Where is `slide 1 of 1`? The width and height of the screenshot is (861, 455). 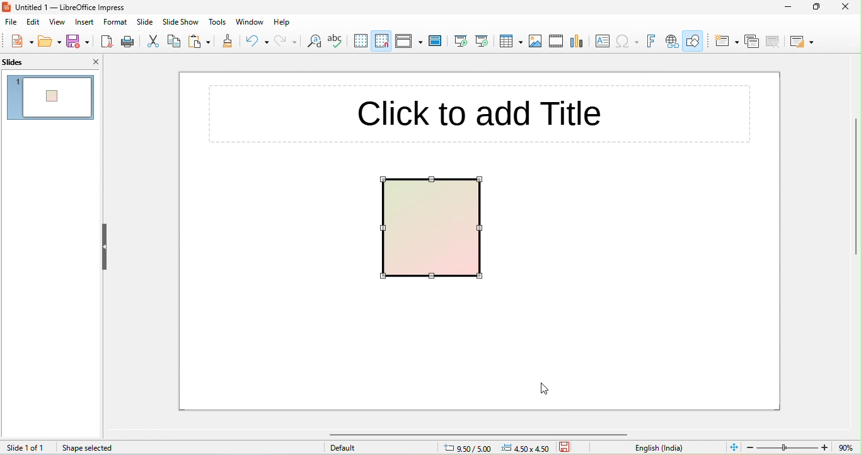
slide 1 of 1 is located at coordinates (27, 448).